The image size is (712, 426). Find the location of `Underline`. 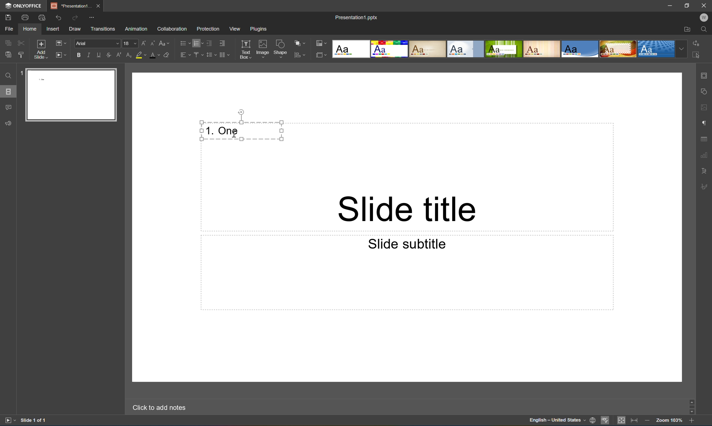

Underline is located at coordinates (100, 55).